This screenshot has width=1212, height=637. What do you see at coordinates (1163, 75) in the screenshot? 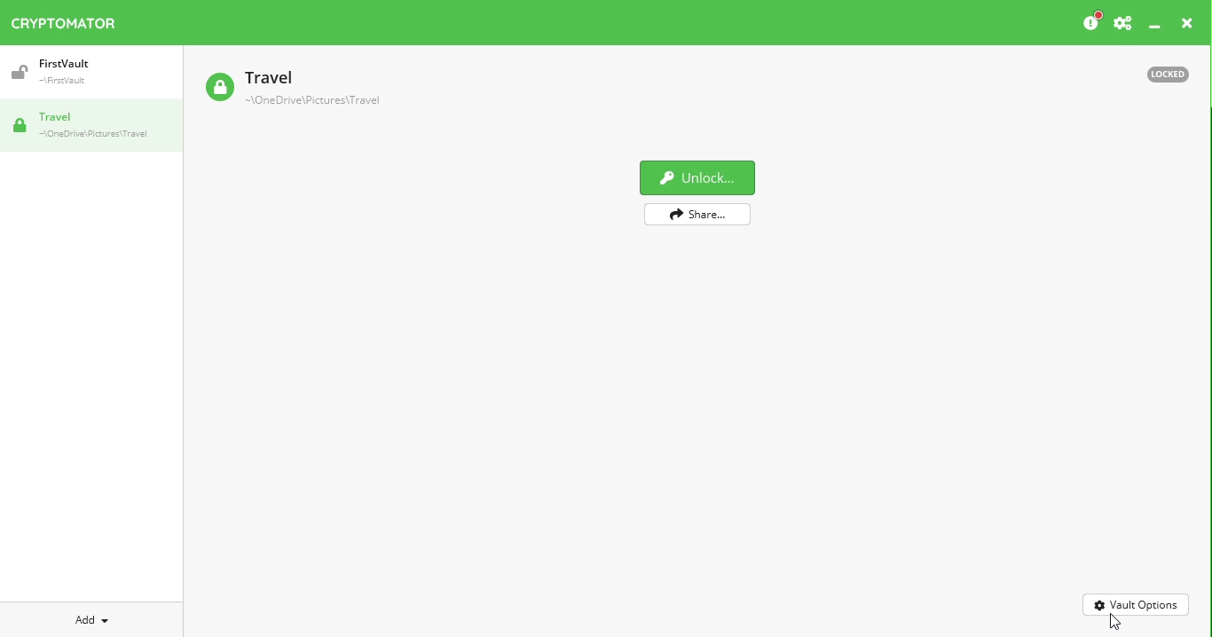
I see `Locked` at bounding box center [1163, 75].